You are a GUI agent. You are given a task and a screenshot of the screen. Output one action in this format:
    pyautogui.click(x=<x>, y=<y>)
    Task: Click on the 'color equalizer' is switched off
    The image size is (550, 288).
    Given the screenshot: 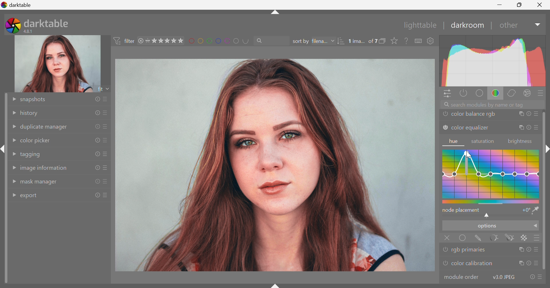 What is the action you would take?
    pyautogui.click(x=445, y=127)
    